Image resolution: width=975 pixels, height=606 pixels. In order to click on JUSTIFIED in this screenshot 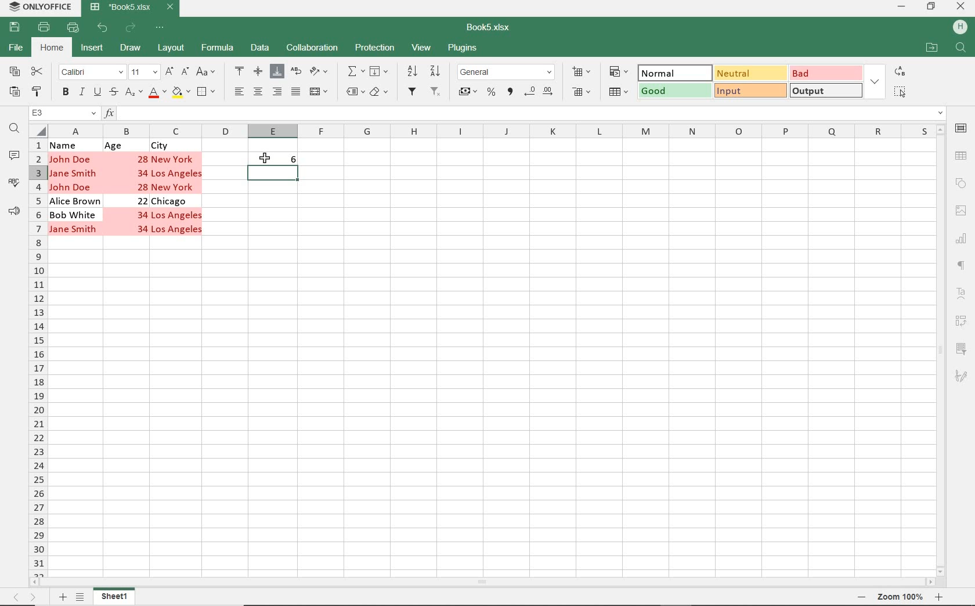, I will do `click(295, 92)`.